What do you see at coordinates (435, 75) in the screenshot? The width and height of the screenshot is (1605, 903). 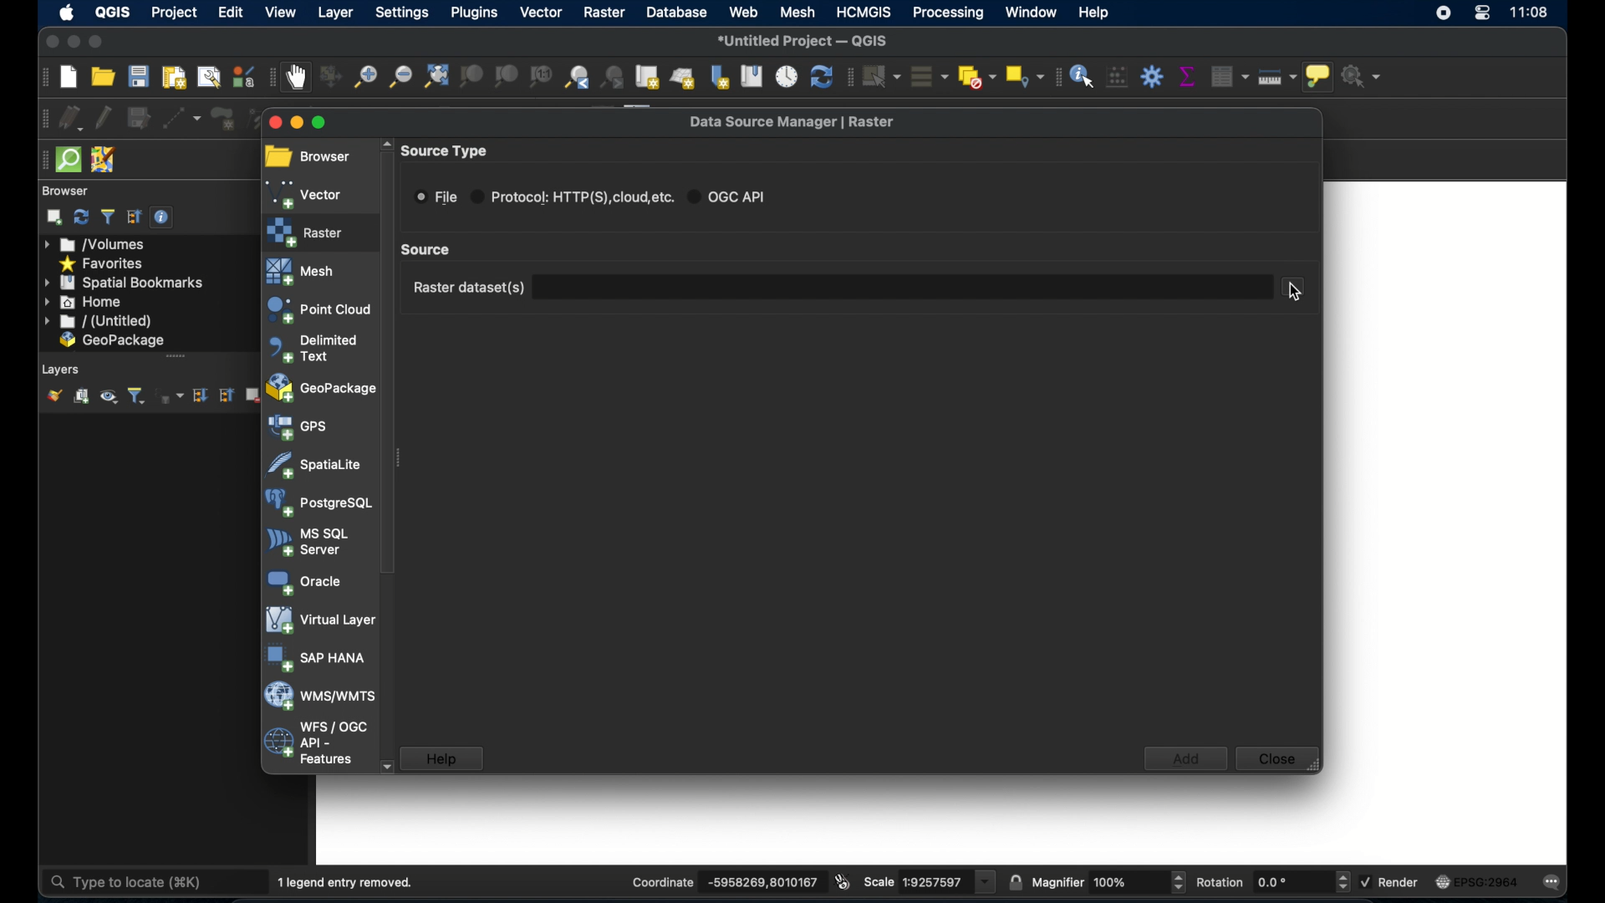 I see `zoom full` at bounding box center [435, 75].